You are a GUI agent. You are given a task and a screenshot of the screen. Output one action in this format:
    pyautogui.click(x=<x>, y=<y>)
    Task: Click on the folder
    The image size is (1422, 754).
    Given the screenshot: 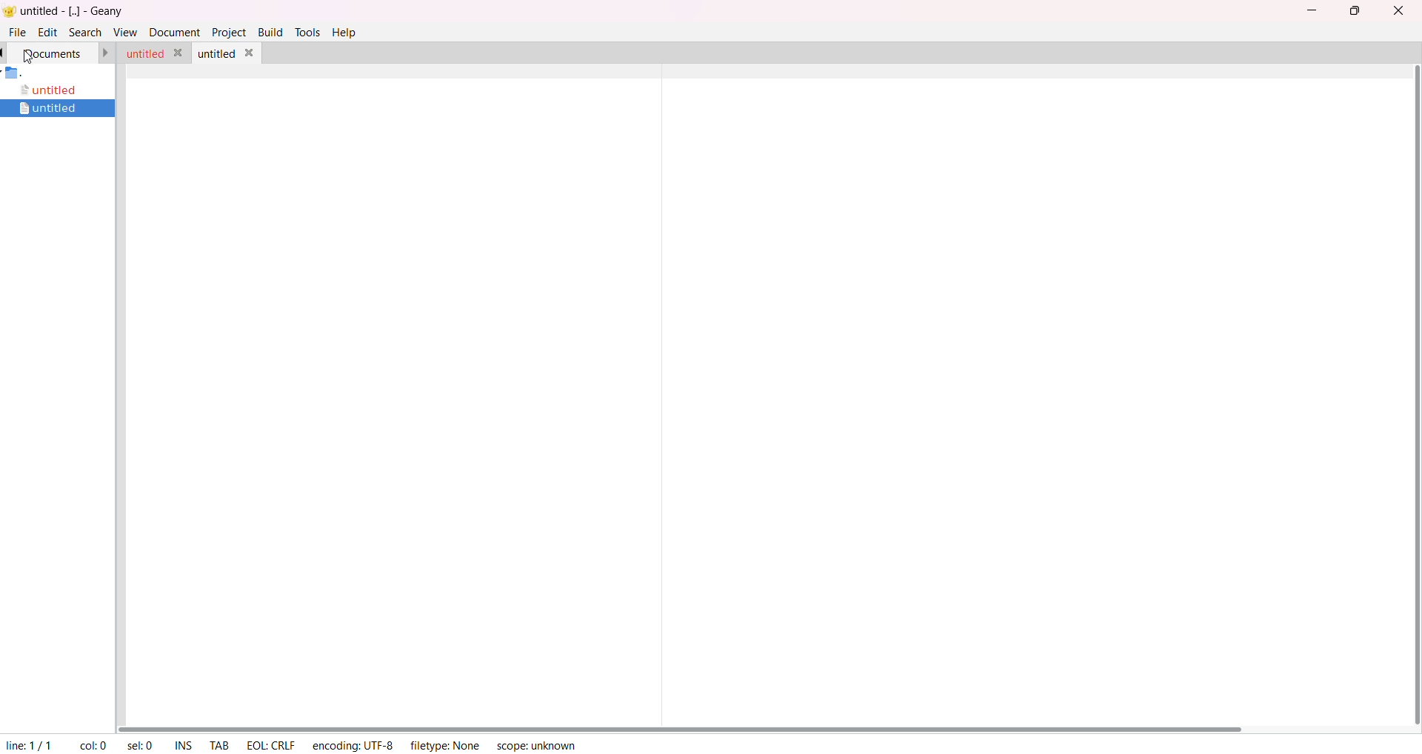 What is the action you would take?
    pyautogui.click(x=17, y=74)
    